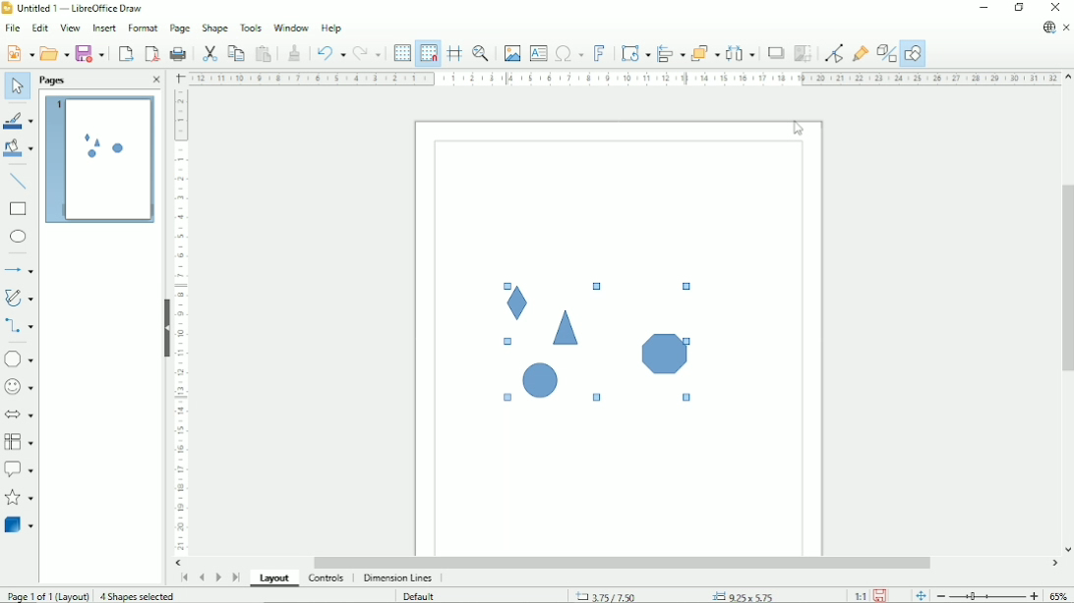 Image resolution: width=1074 pixels, height=603 pixels. I want to click on Close, so click(153, 80).